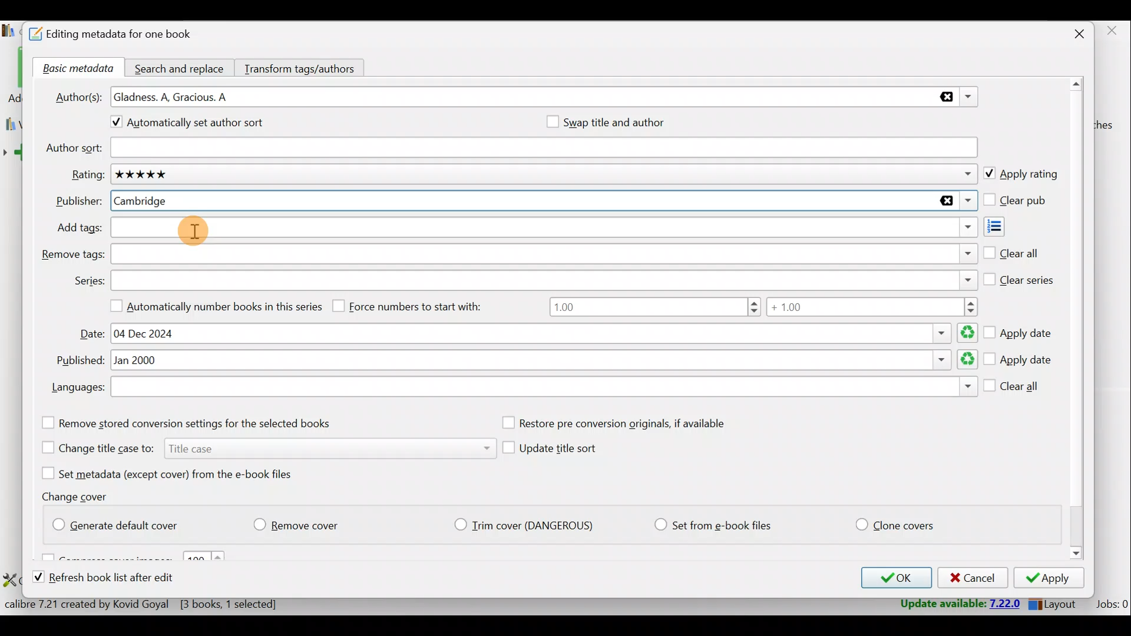  I want to click on Add tags, so click(542, 228).